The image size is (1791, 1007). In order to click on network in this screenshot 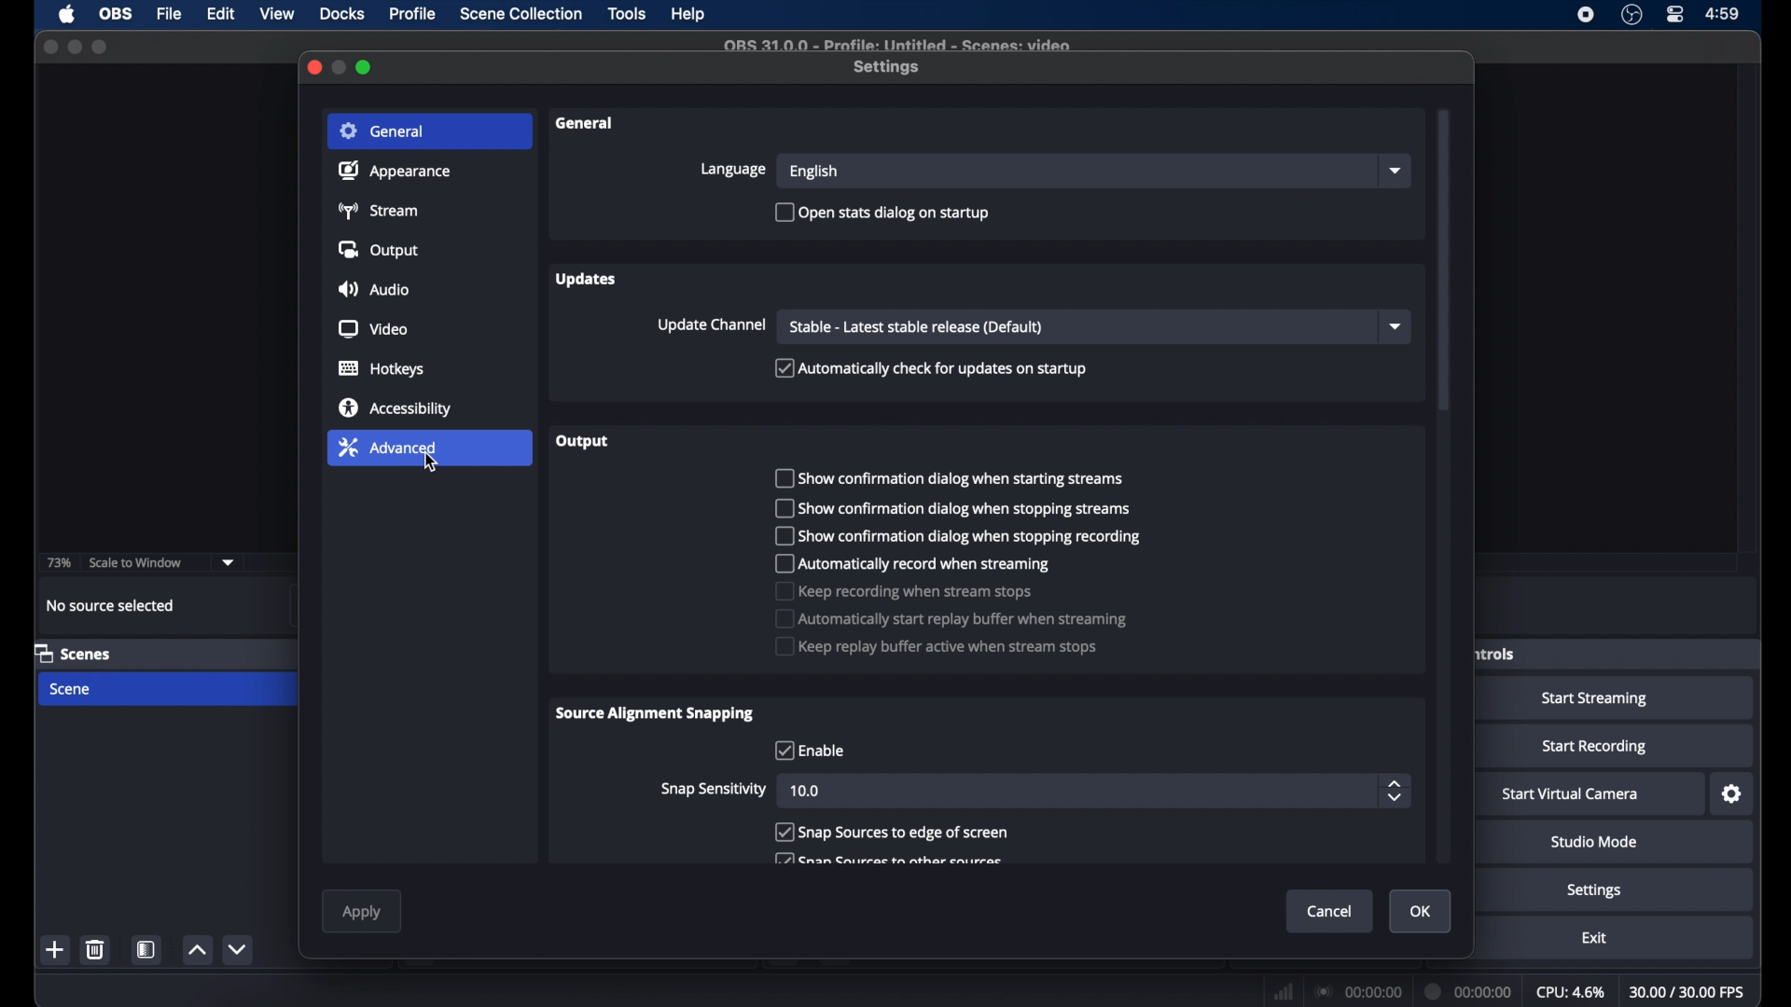, I will do `click(1282, 990)`.